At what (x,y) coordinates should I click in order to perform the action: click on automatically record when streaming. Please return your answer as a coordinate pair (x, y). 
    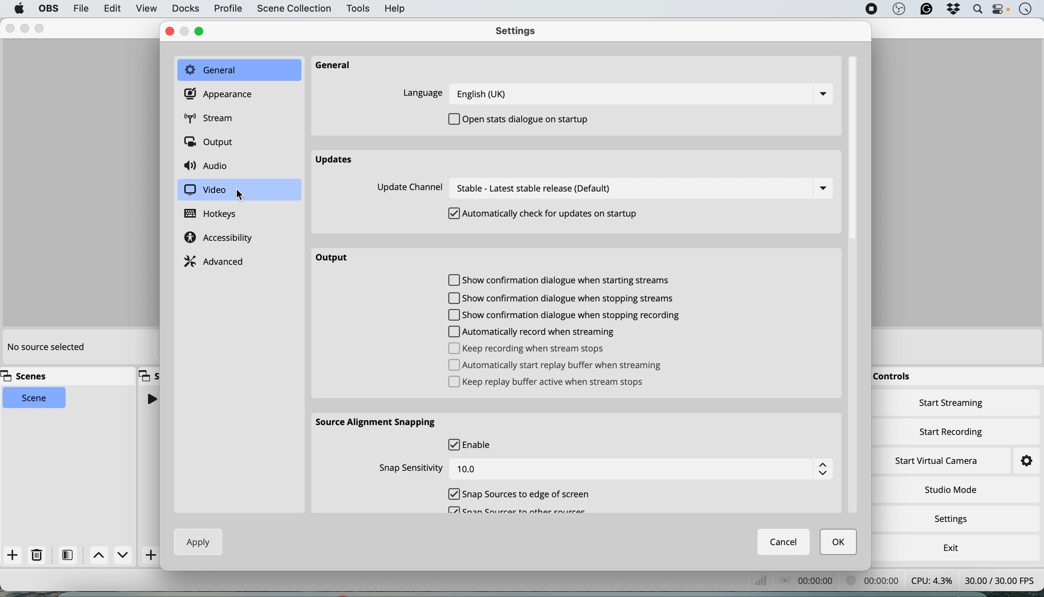
    Looking at the image, I should click on (537, 332).